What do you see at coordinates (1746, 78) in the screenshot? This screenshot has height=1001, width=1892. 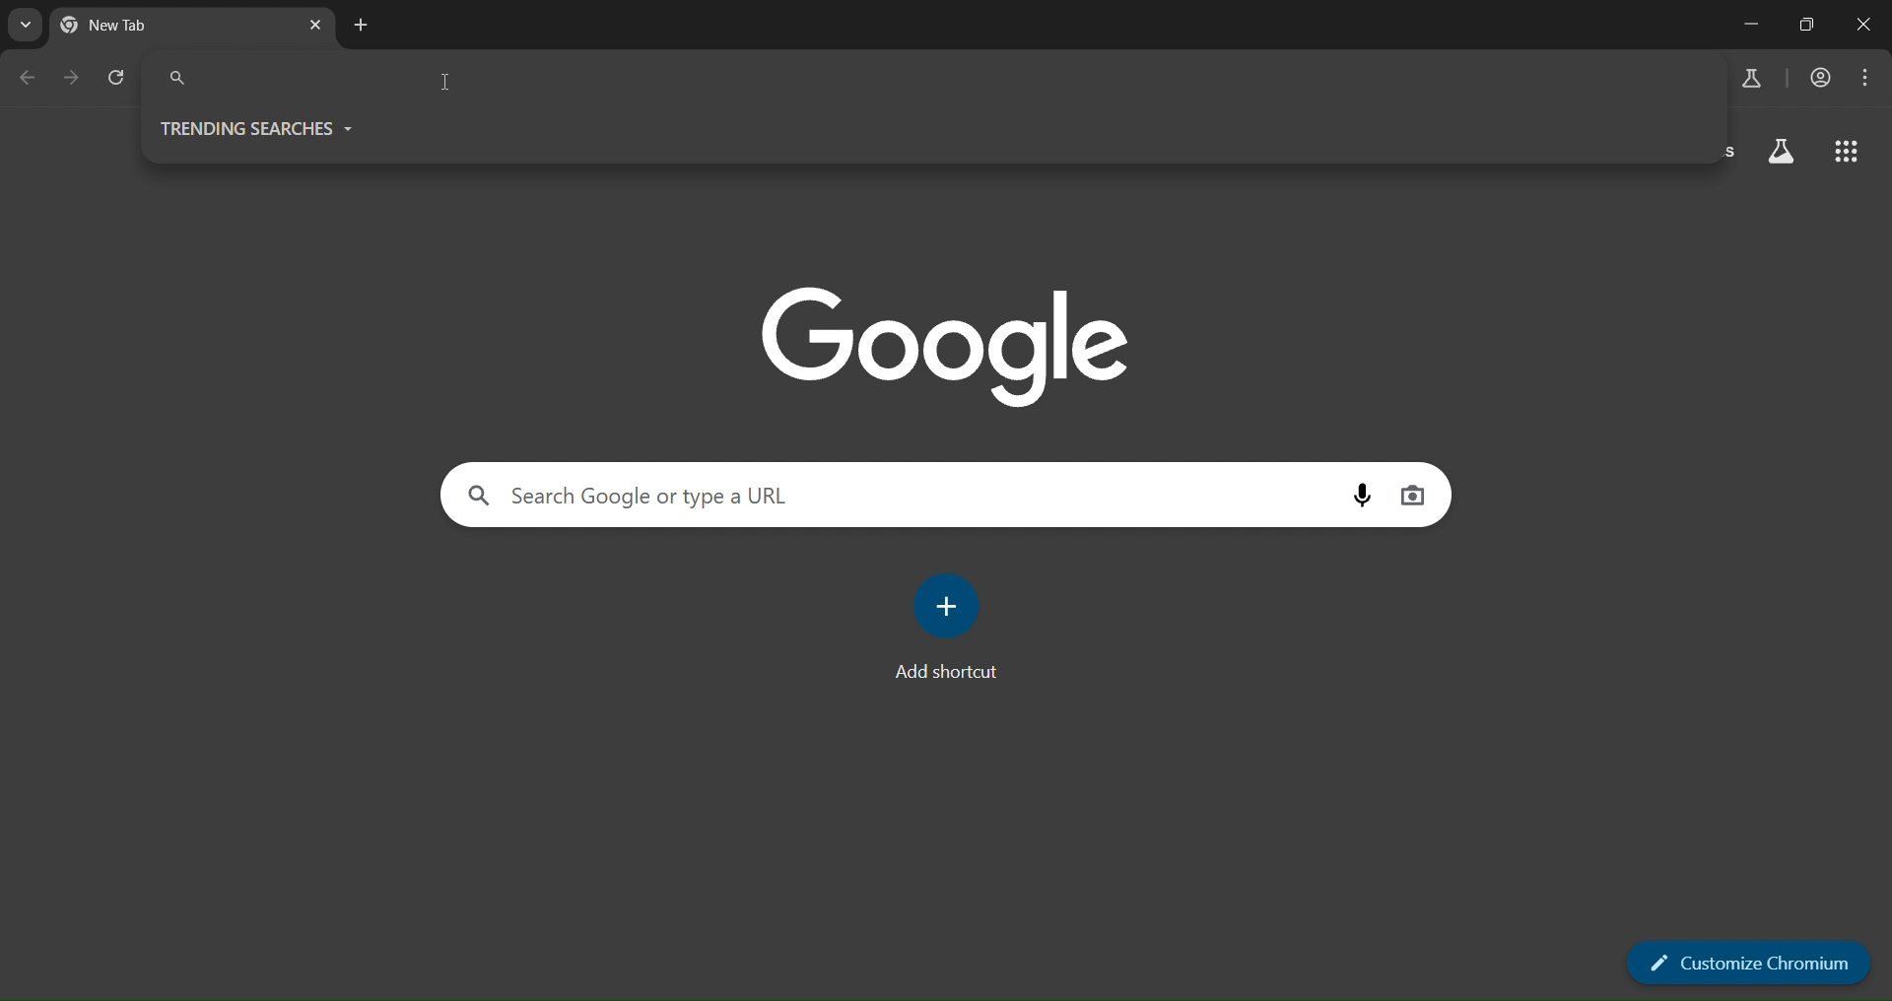 I see `search labs` at bounding box center [1746, 78].